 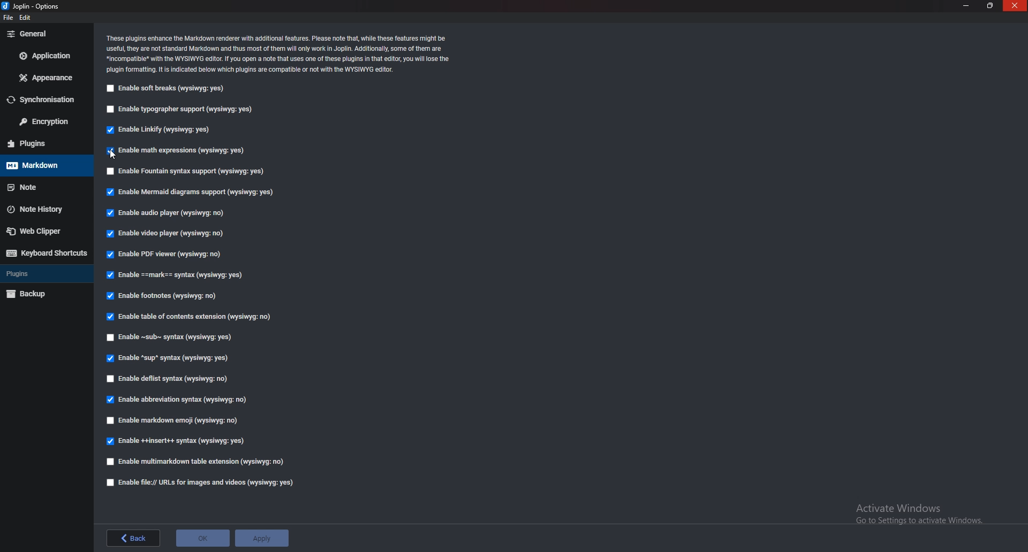 I want to click on Enable Mark Syntax, so click(x=177, y=276).